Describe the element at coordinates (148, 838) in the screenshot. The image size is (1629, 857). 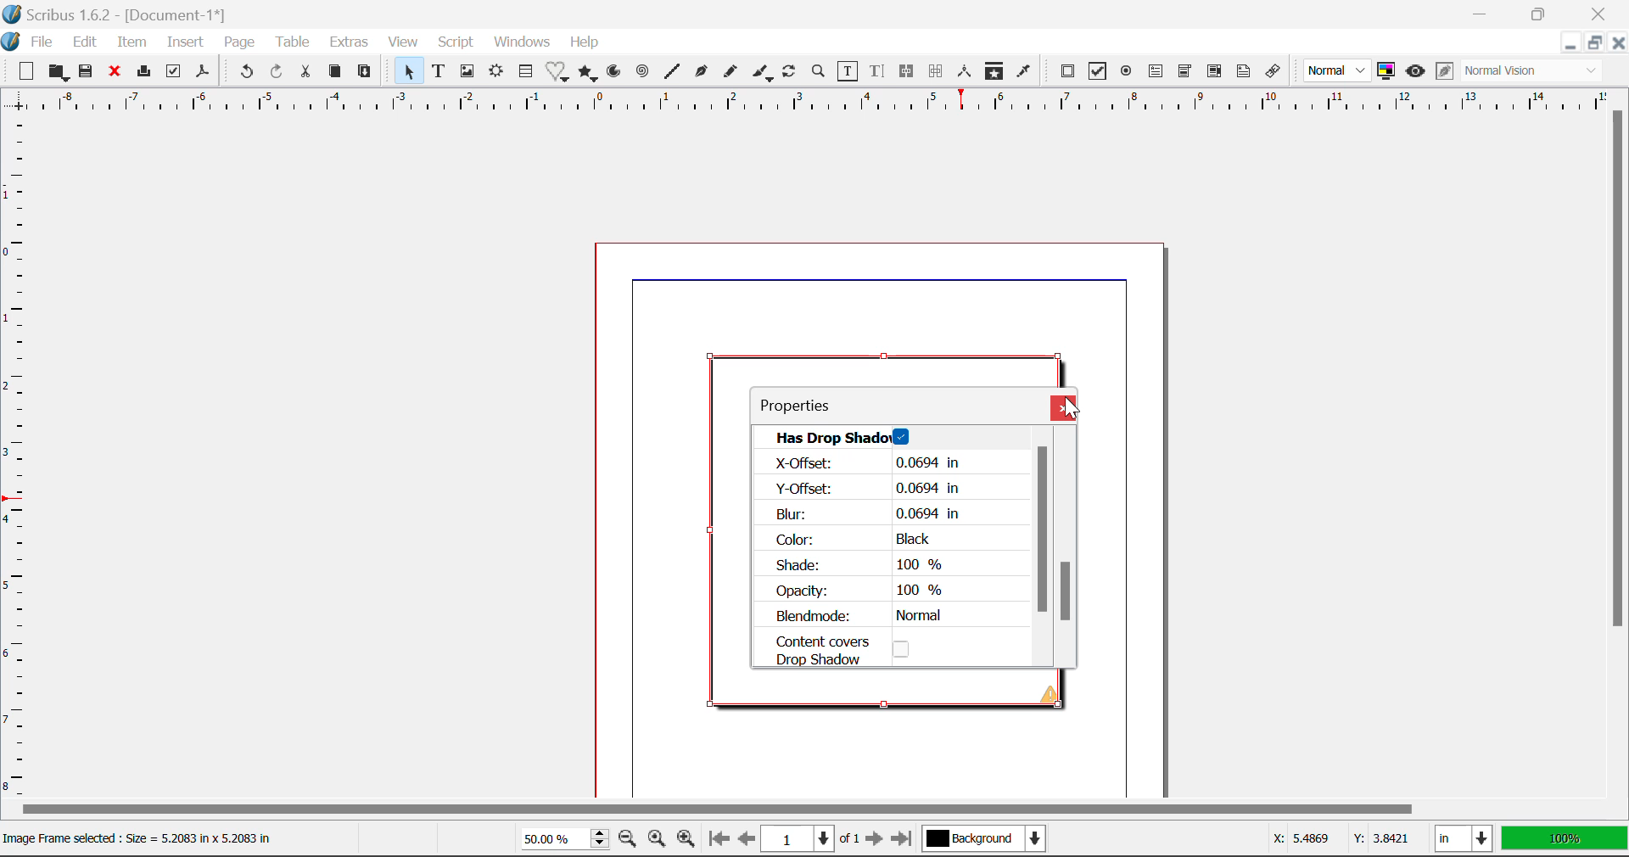
I see `Image Frame selected : Size = 5.2083 in x 5.2083 in` at that location.